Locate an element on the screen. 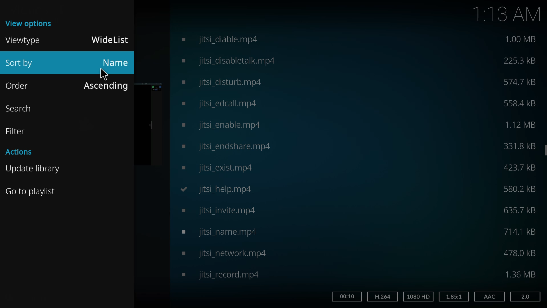  size is located at coordinates (517, 146).